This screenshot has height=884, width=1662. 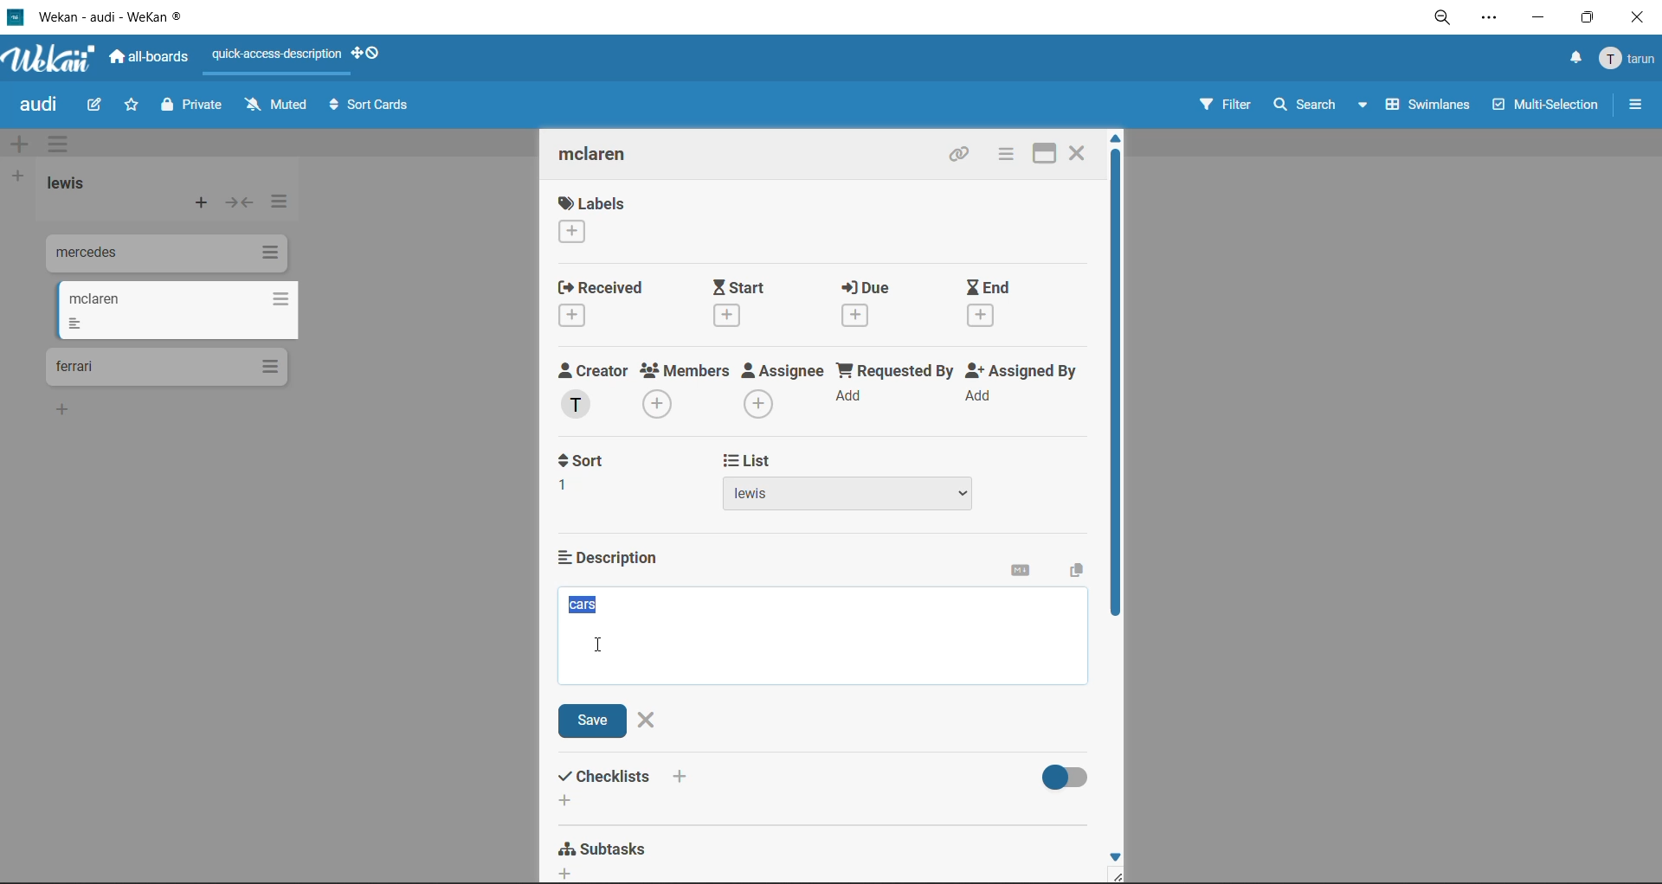 I want to click on selected description, so click(x=586, y=605).